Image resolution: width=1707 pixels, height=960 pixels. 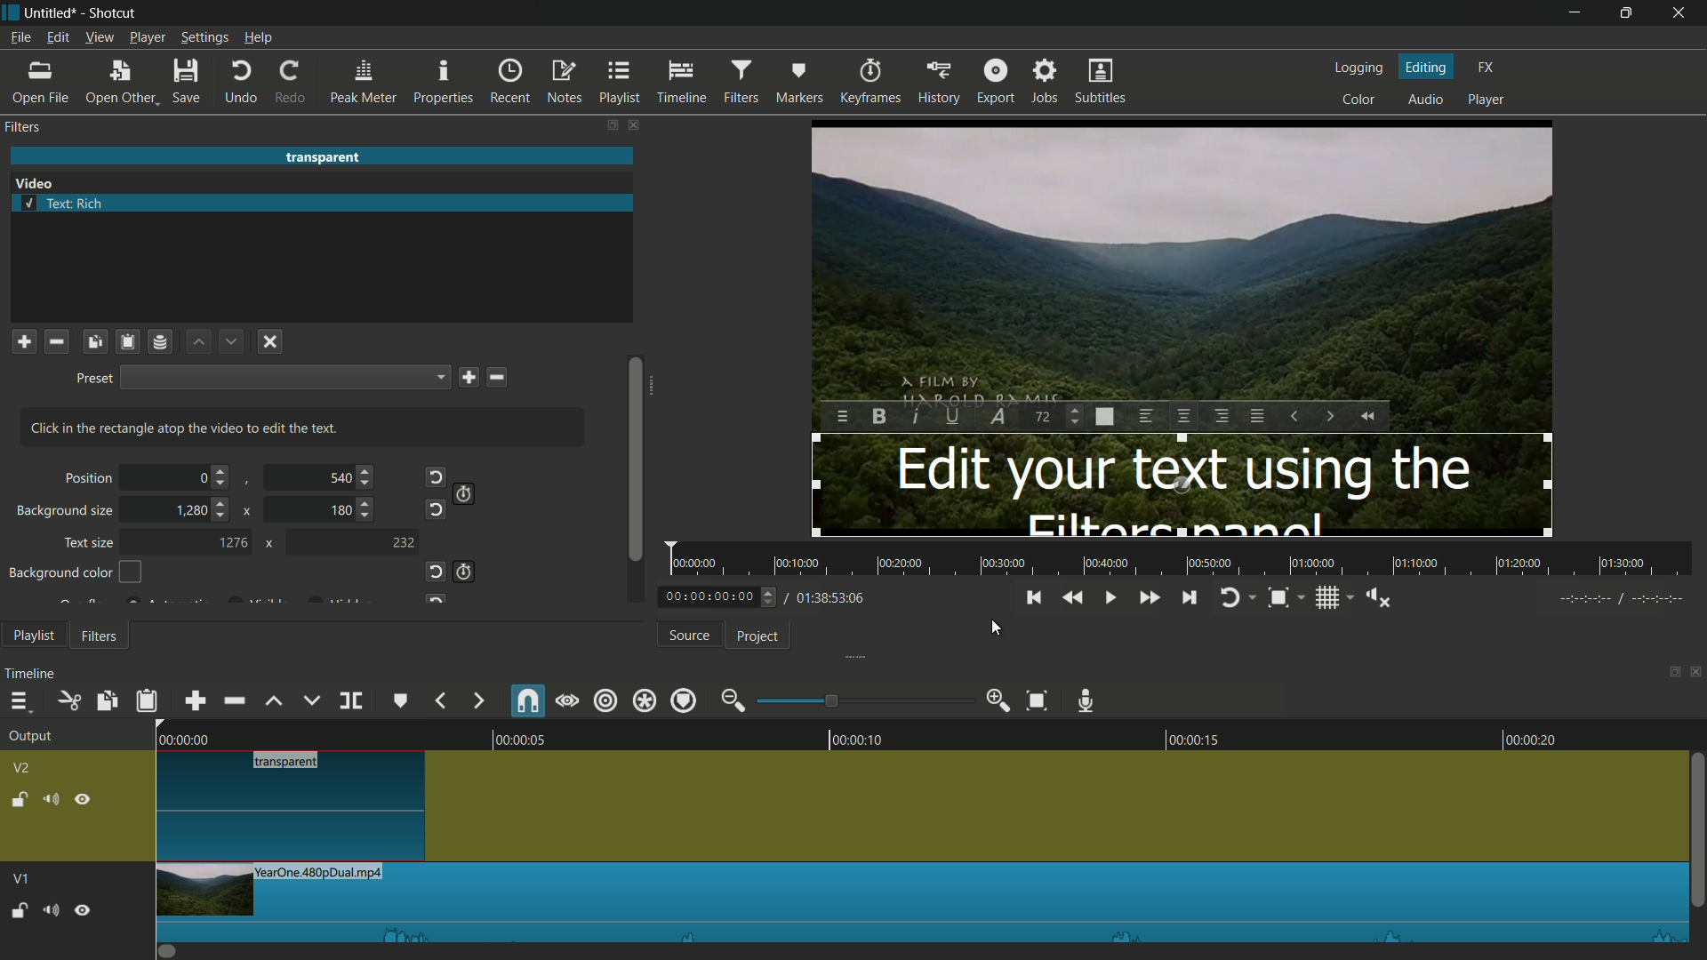 I want to click on dropdown, so click(x=285, y=377).